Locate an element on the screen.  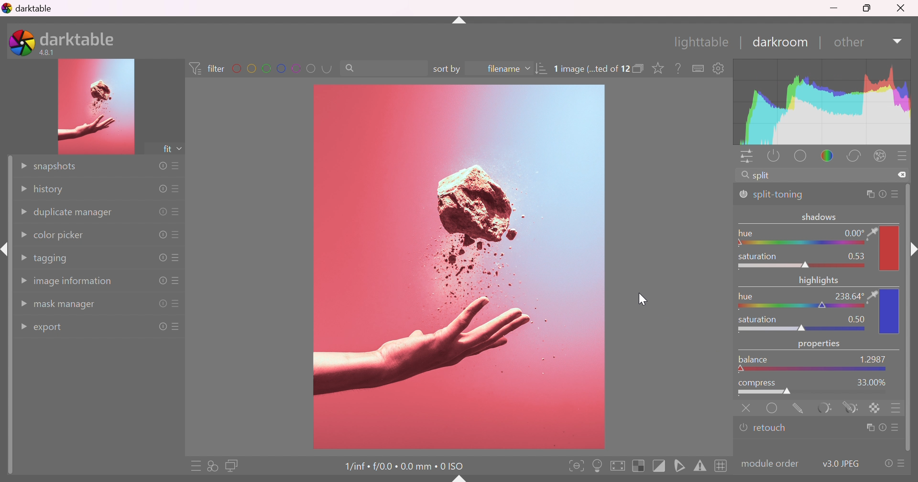
Drop Down is located at coordinates (25, 280).